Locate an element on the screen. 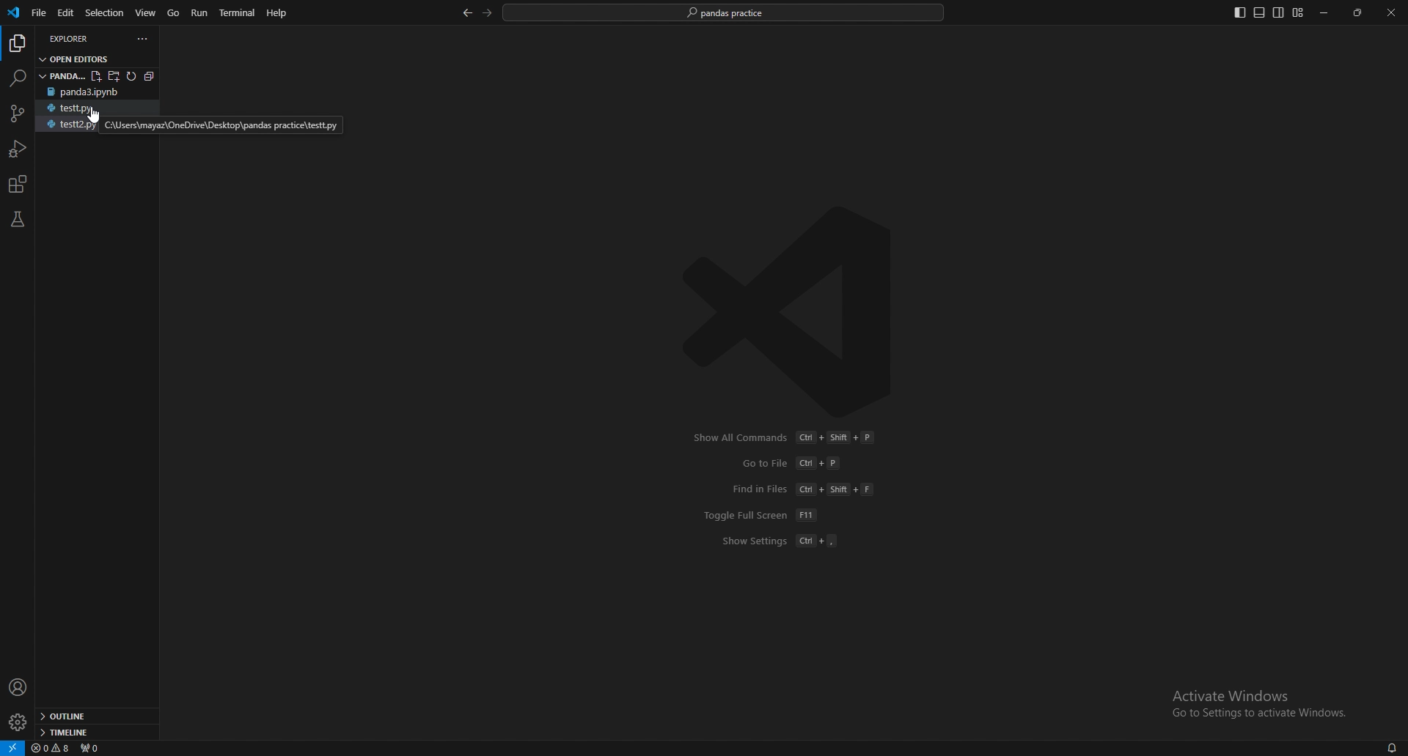 This screenshot has height=756, width=1408. toggle primary side bar is located at coordinates (1241, 12).